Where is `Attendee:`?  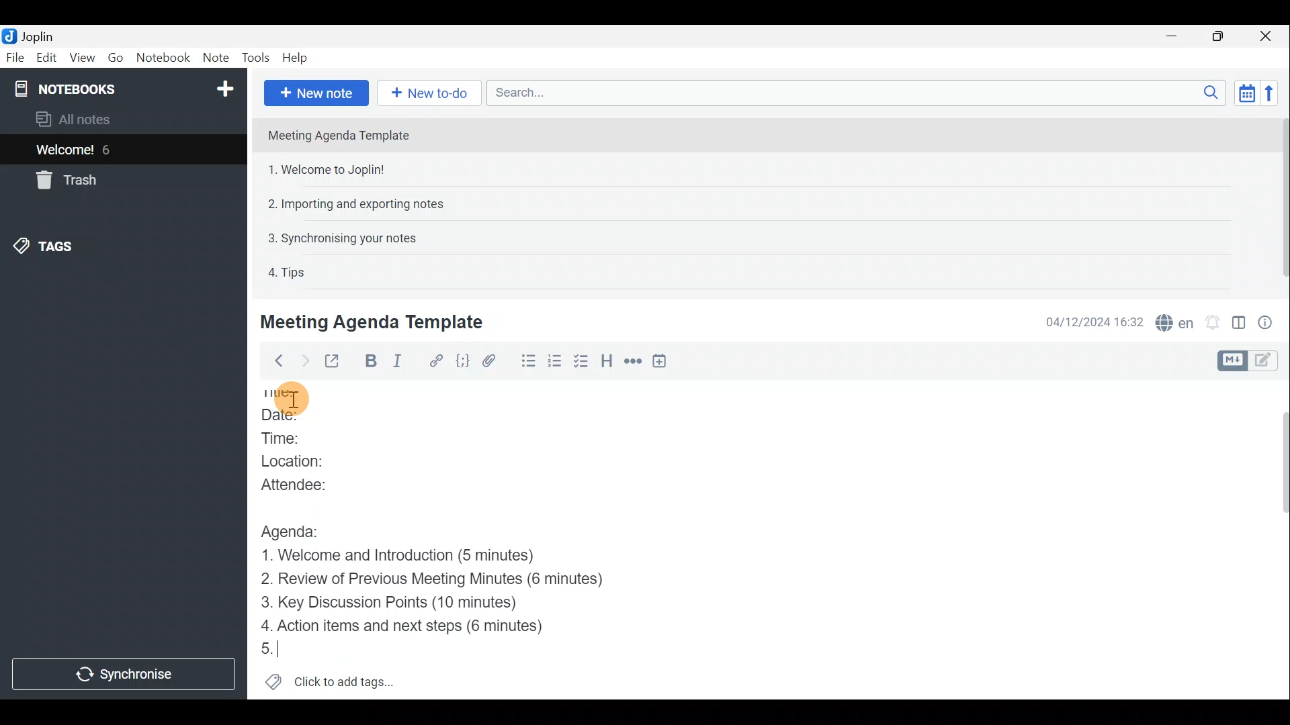 Attendee: is located at coordinates (310, 483).